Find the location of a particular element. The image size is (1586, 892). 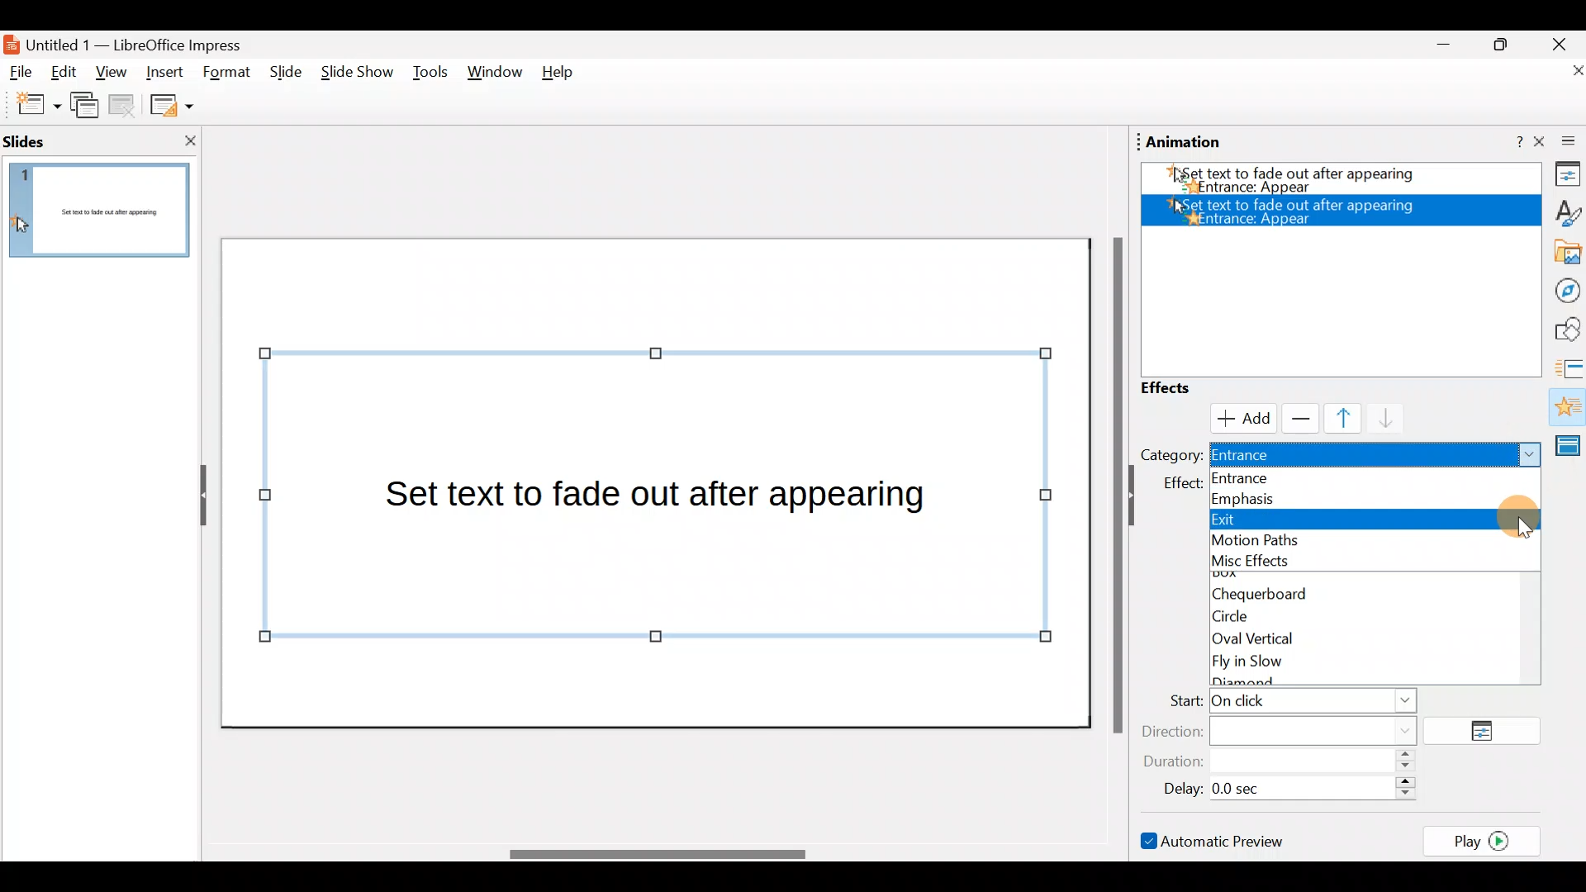

Chequerboard is located at coordinates (1368, 592).